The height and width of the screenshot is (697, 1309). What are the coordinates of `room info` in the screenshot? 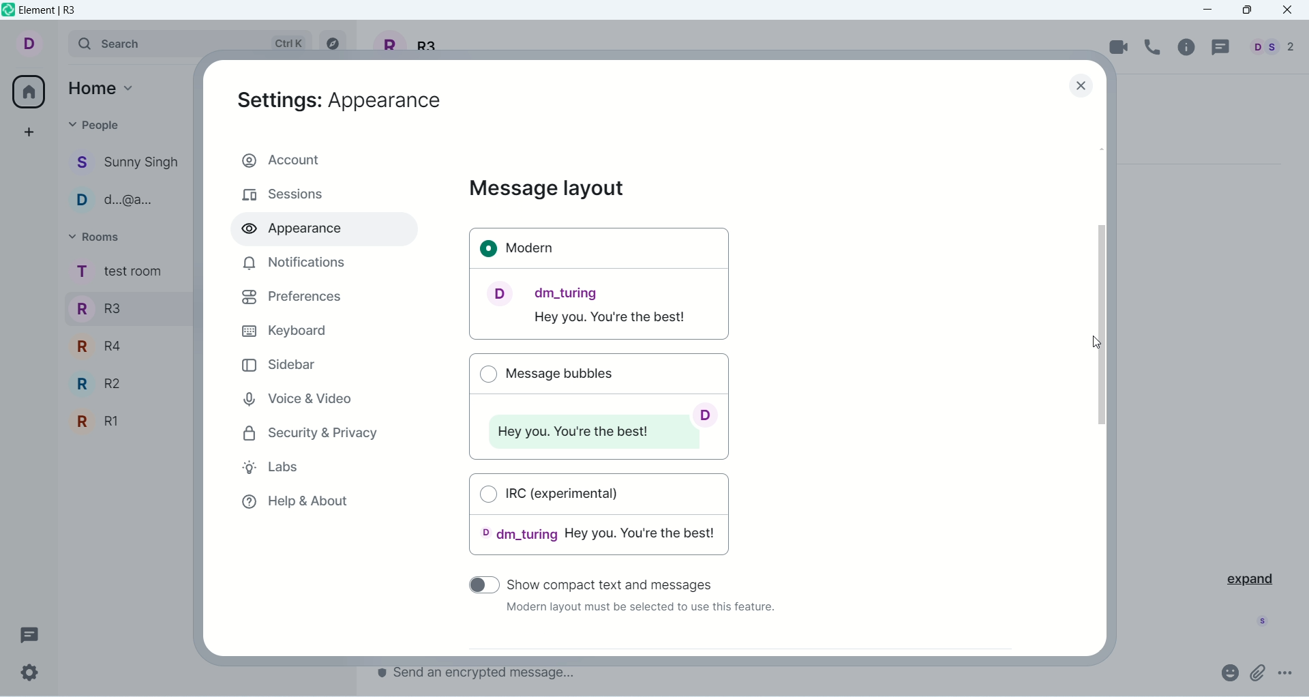 It's located at (1188, 47).